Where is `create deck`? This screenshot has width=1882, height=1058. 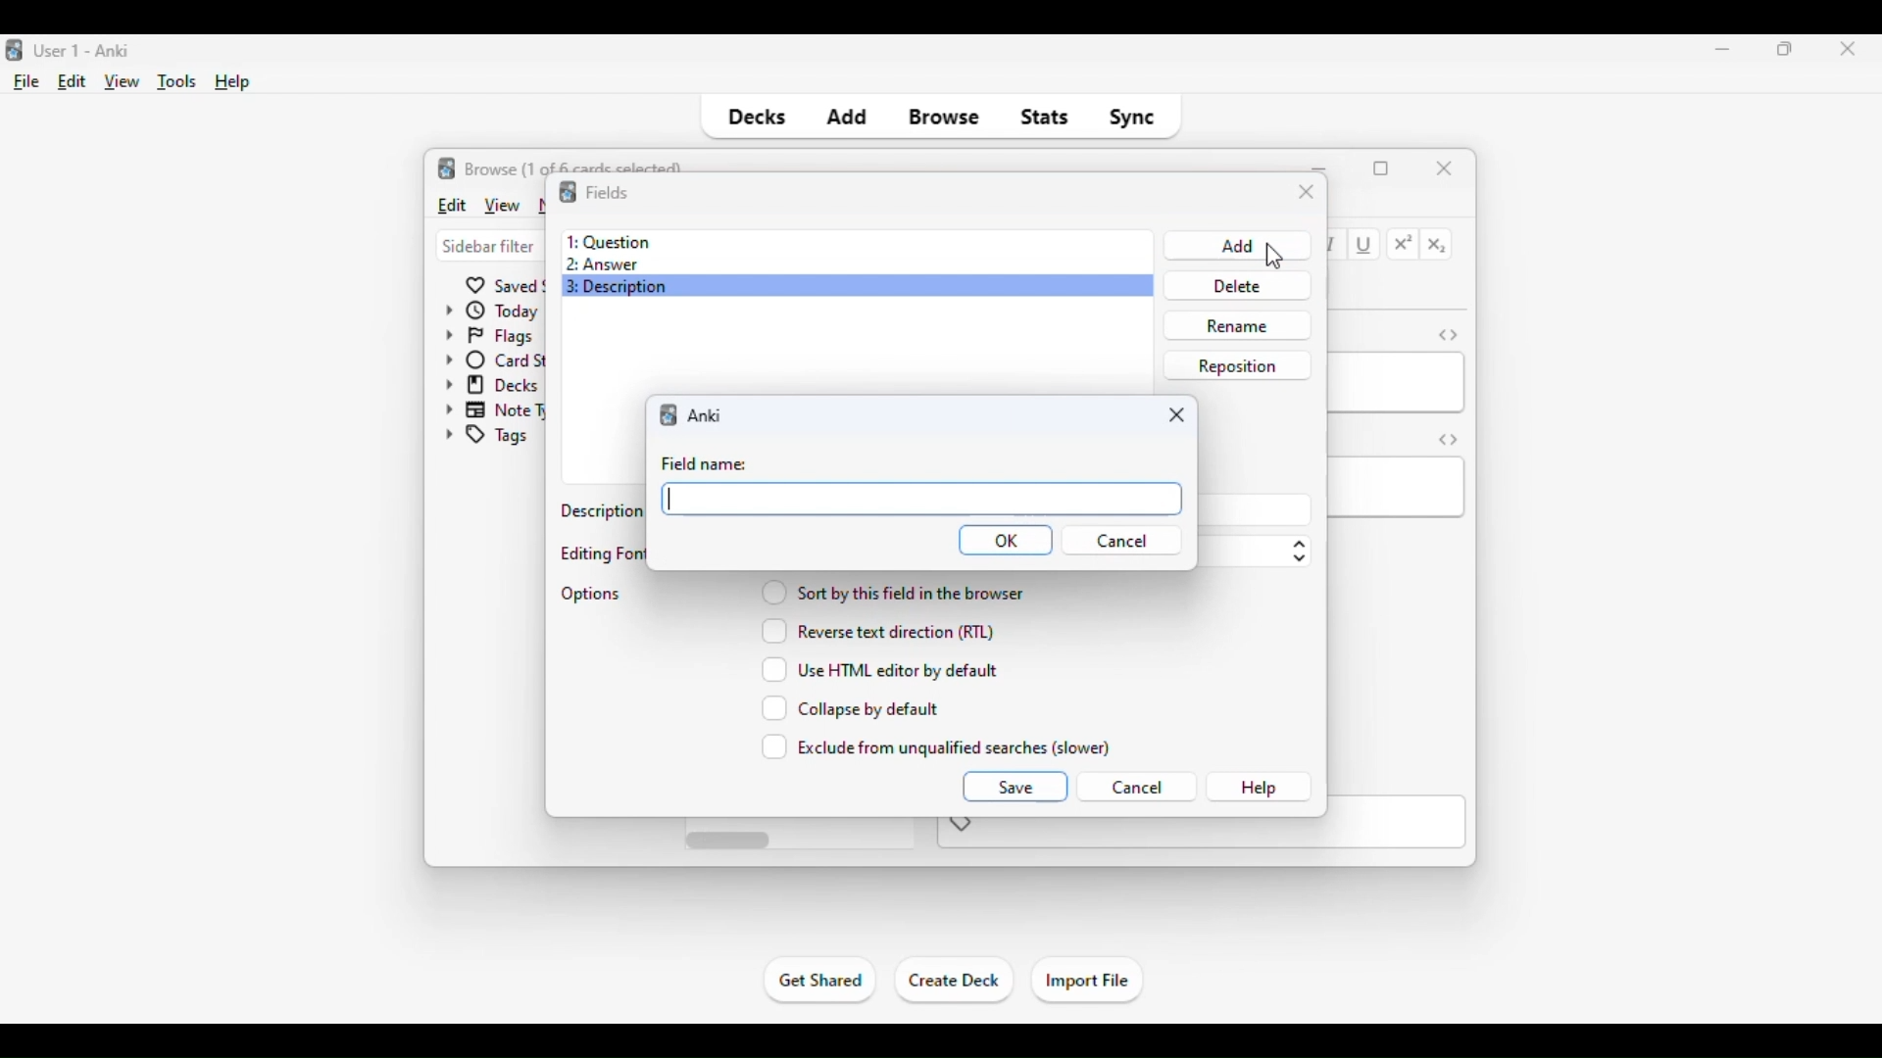 create deck is located at coordinates (955, 981).